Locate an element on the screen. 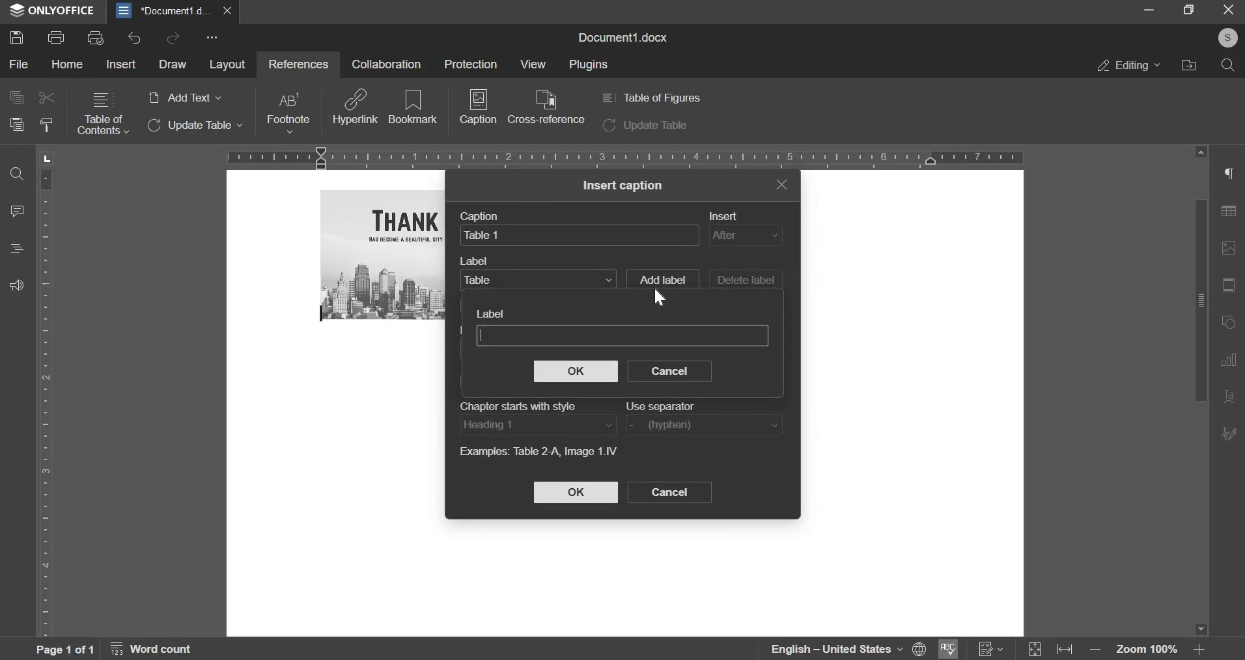 The height and width of the screenshot is (660, 1245). cancel is located at coordinates (669, 492).